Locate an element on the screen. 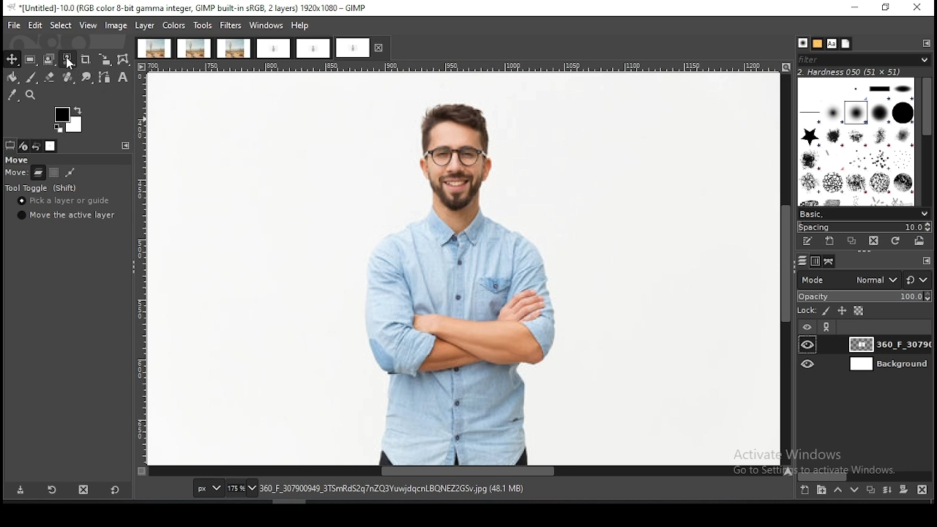 This screenshot has height=527, width=937. merge layers is located at coordinates (887, 489).